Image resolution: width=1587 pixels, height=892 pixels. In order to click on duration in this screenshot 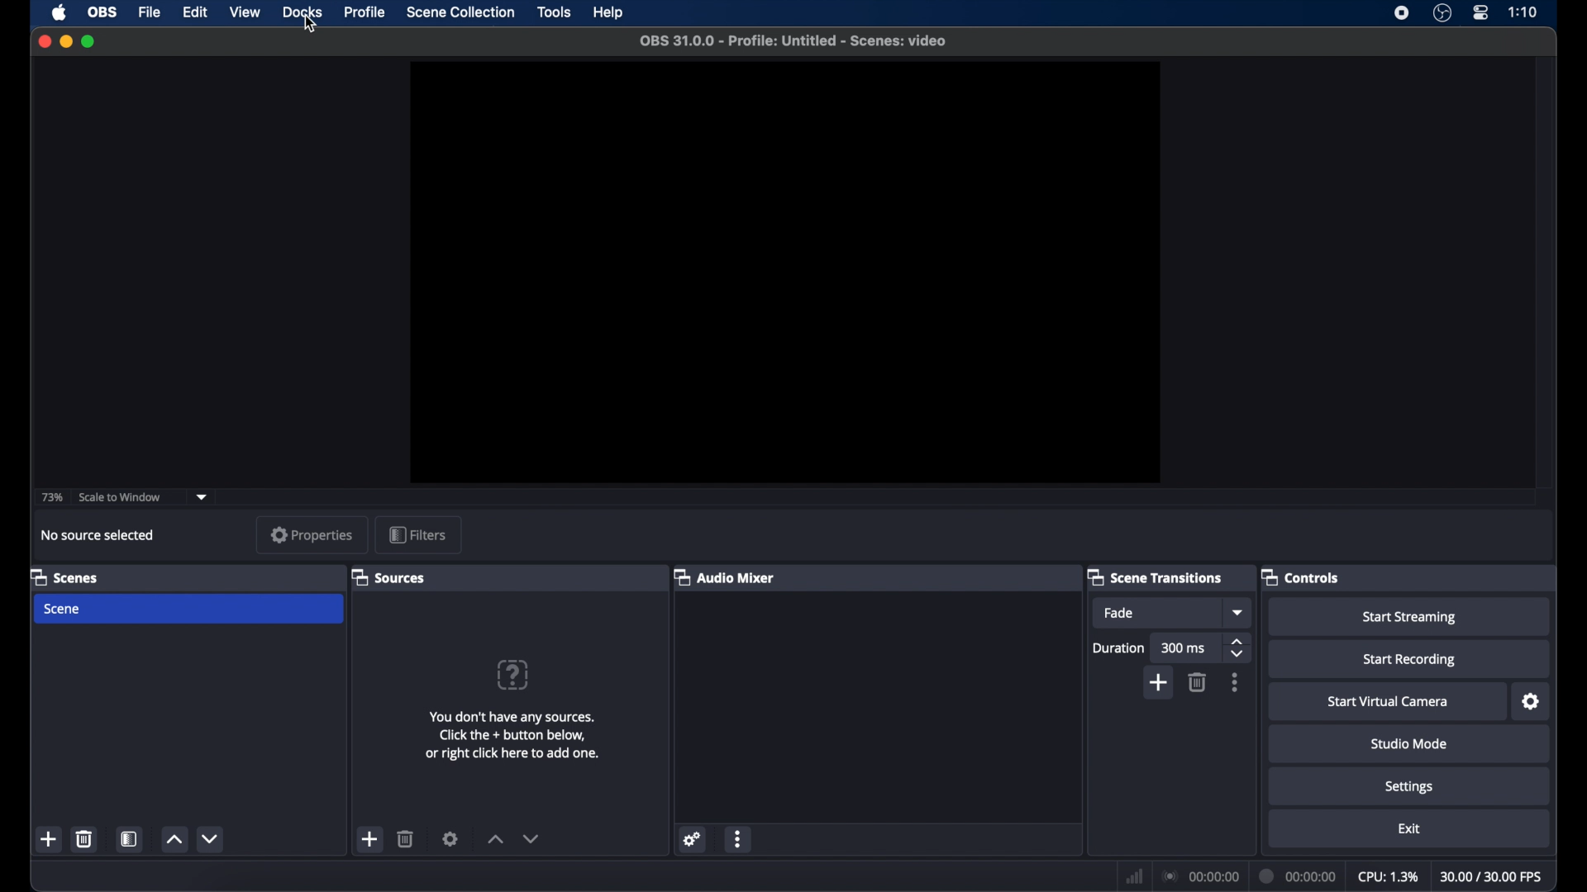, I will do `click(1299, 875)`.